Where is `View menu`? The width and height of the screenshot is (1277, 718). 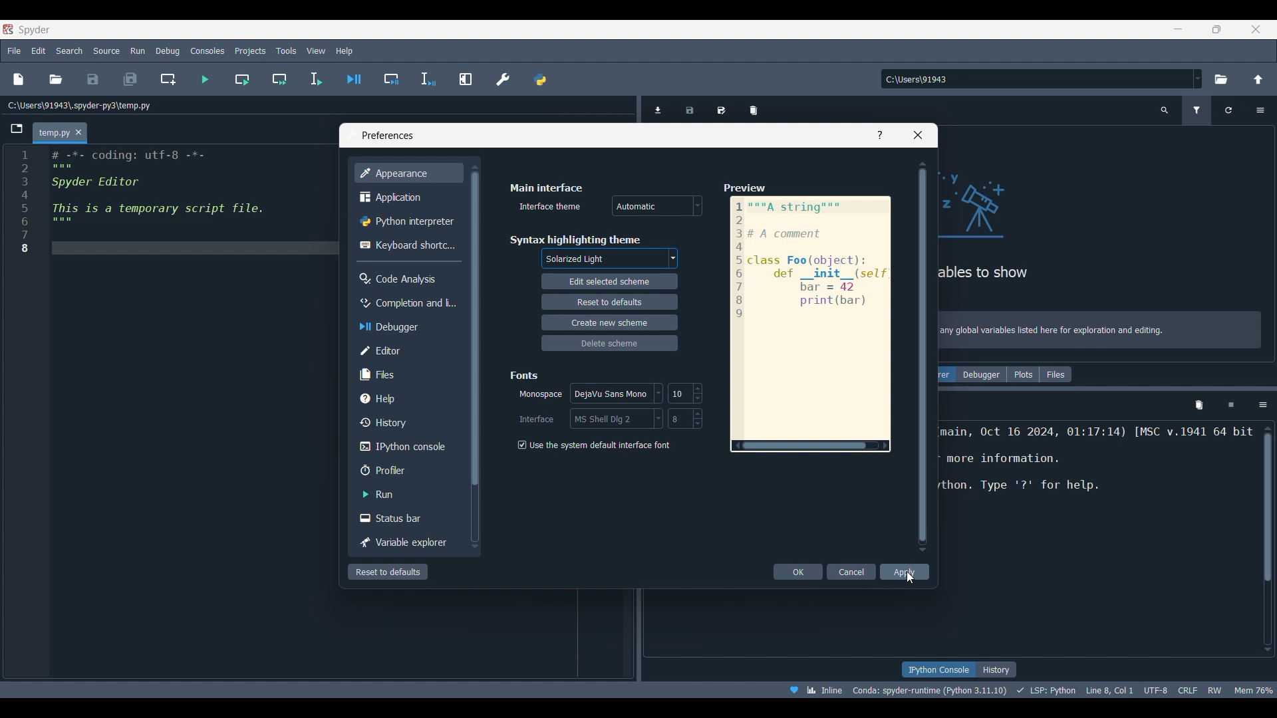
View menu is located at coordinates (316, 51).